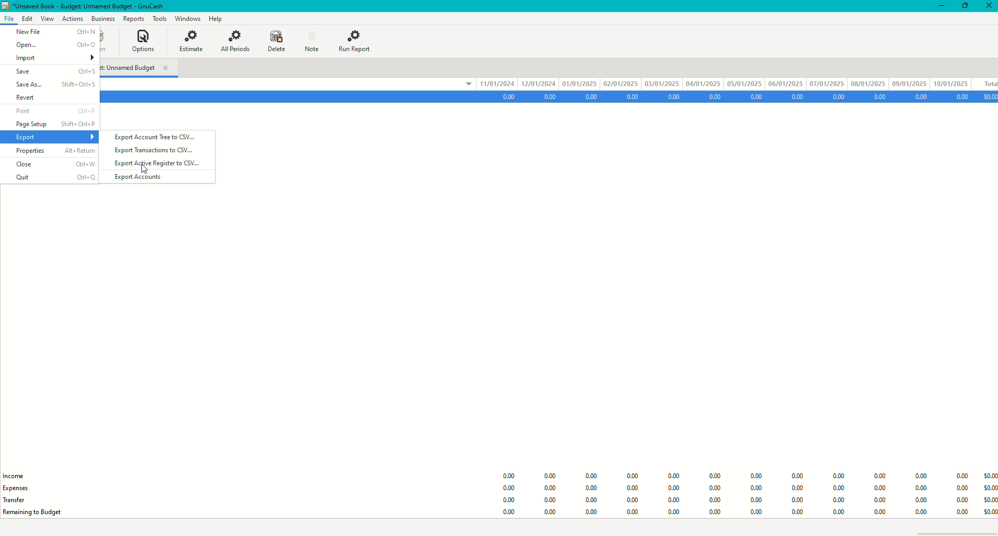 This screenshot has height=536, width=998. I want to click on Close, so click(989, 7).